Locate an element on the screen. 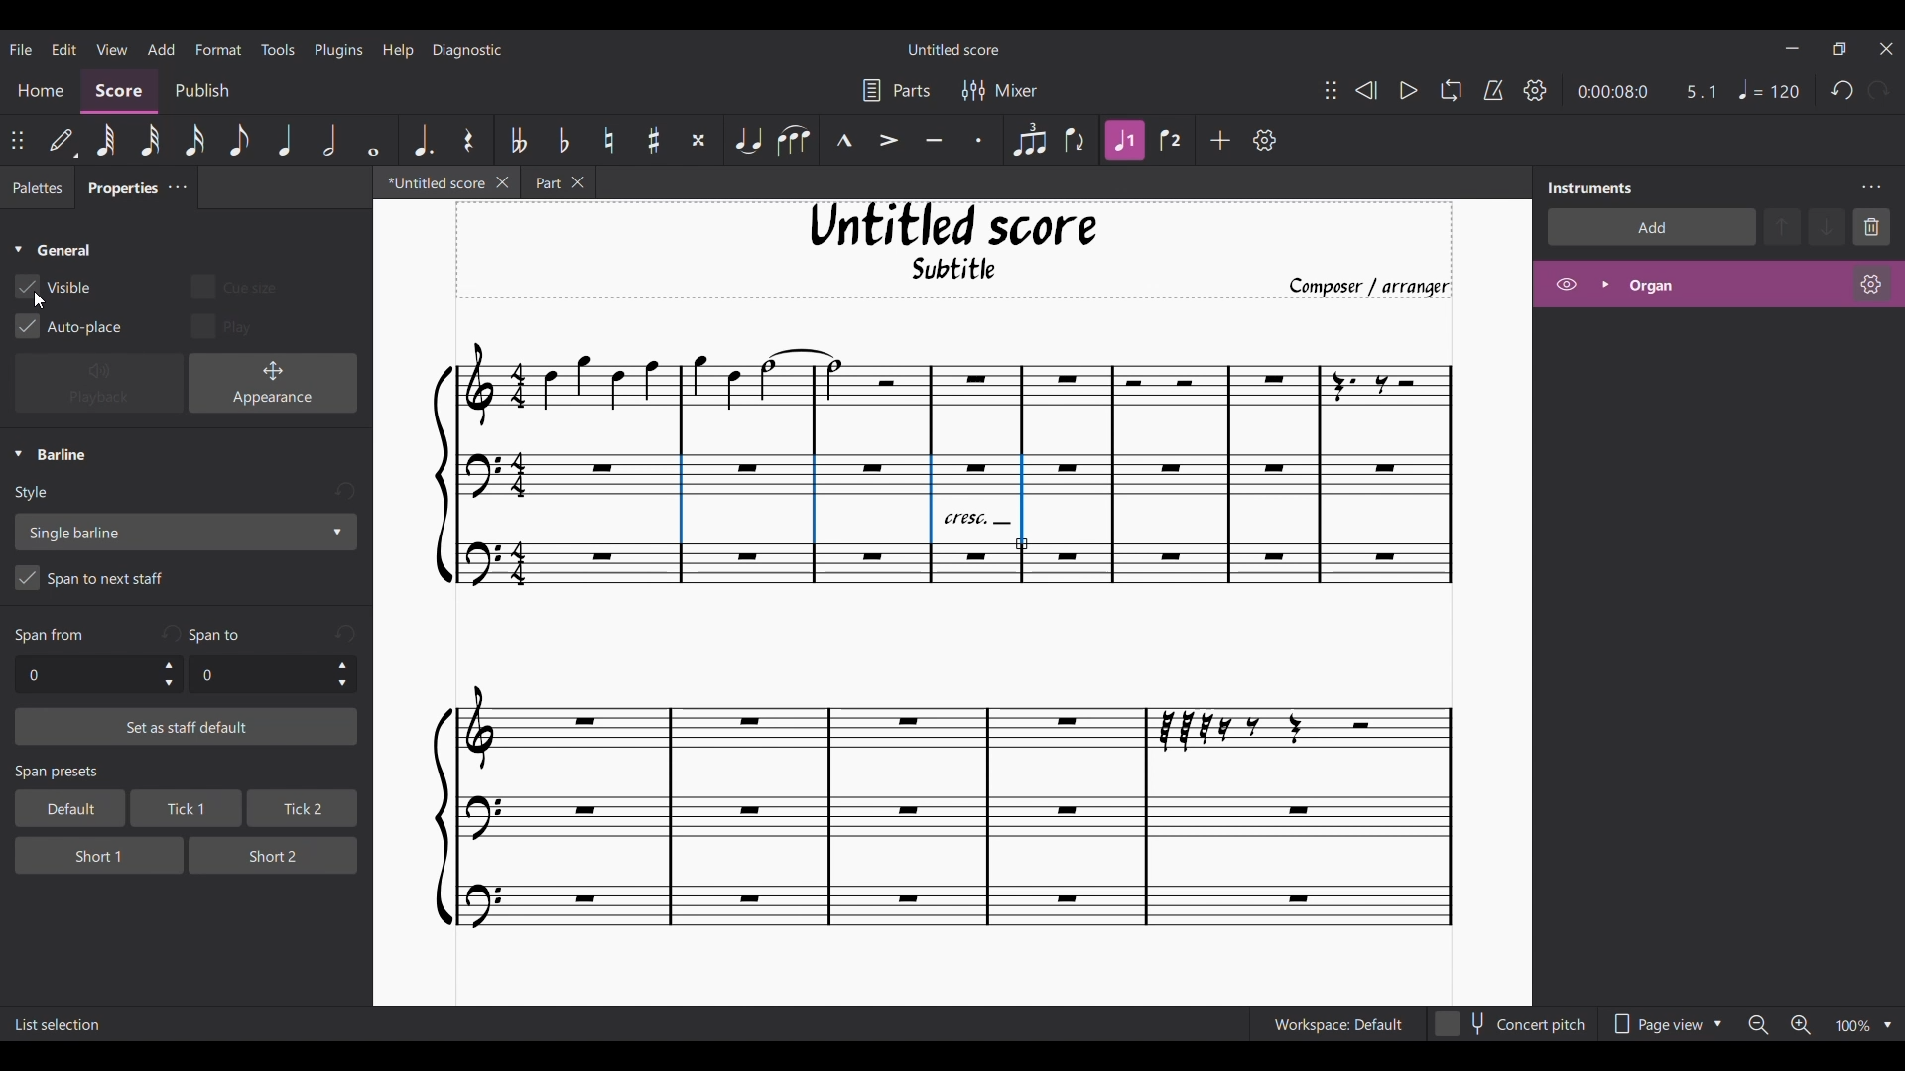 The height and width of the screenshot is (1071, 1905). Plugins menu is located at coordinates (339, 49).